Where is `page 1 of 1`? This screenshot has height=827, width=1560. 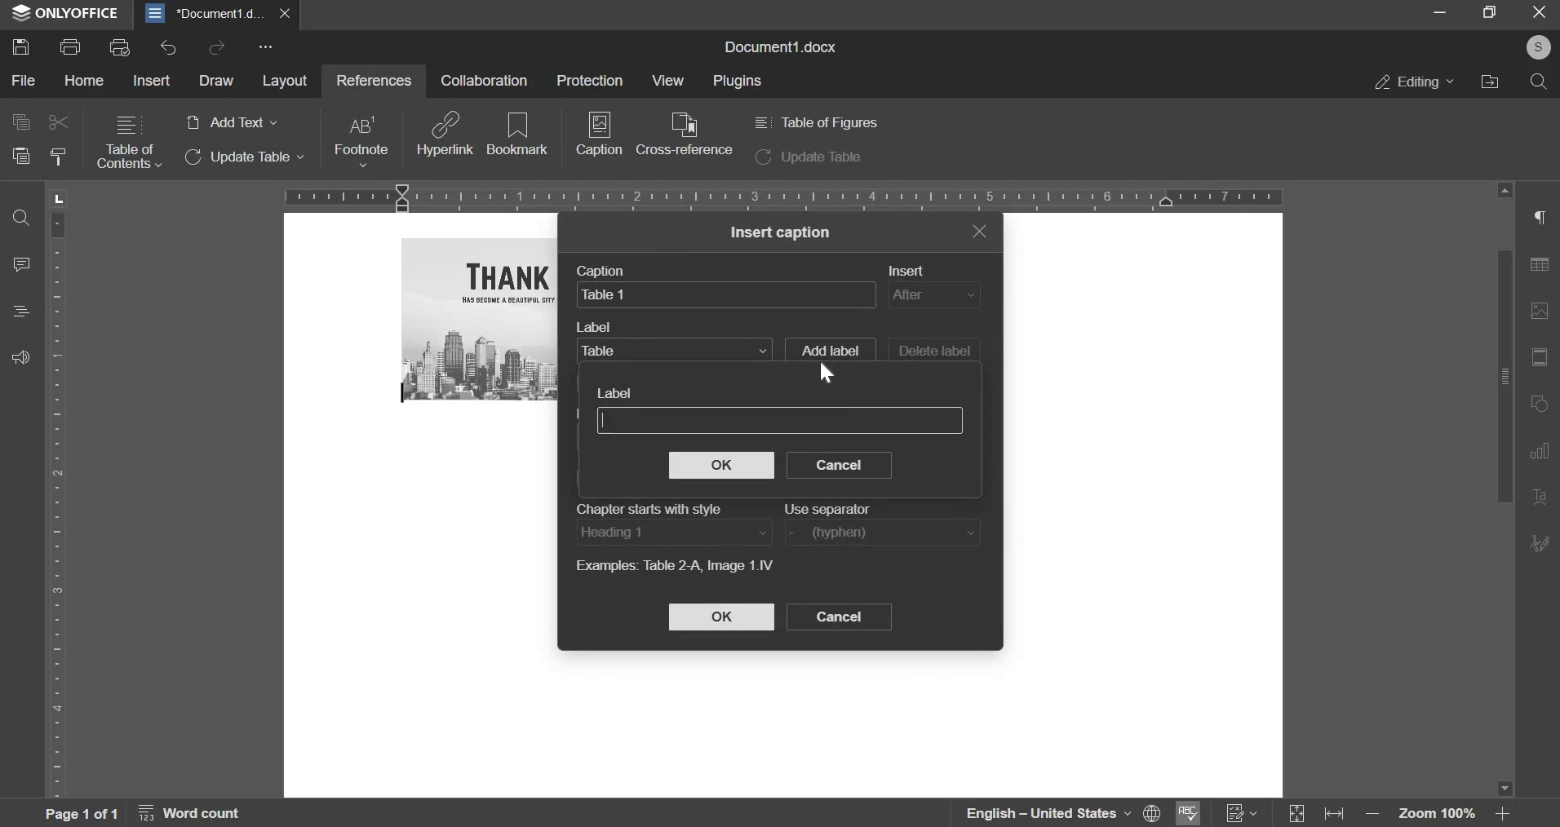 page 1 of 1 is located at coordinates (78, 813).